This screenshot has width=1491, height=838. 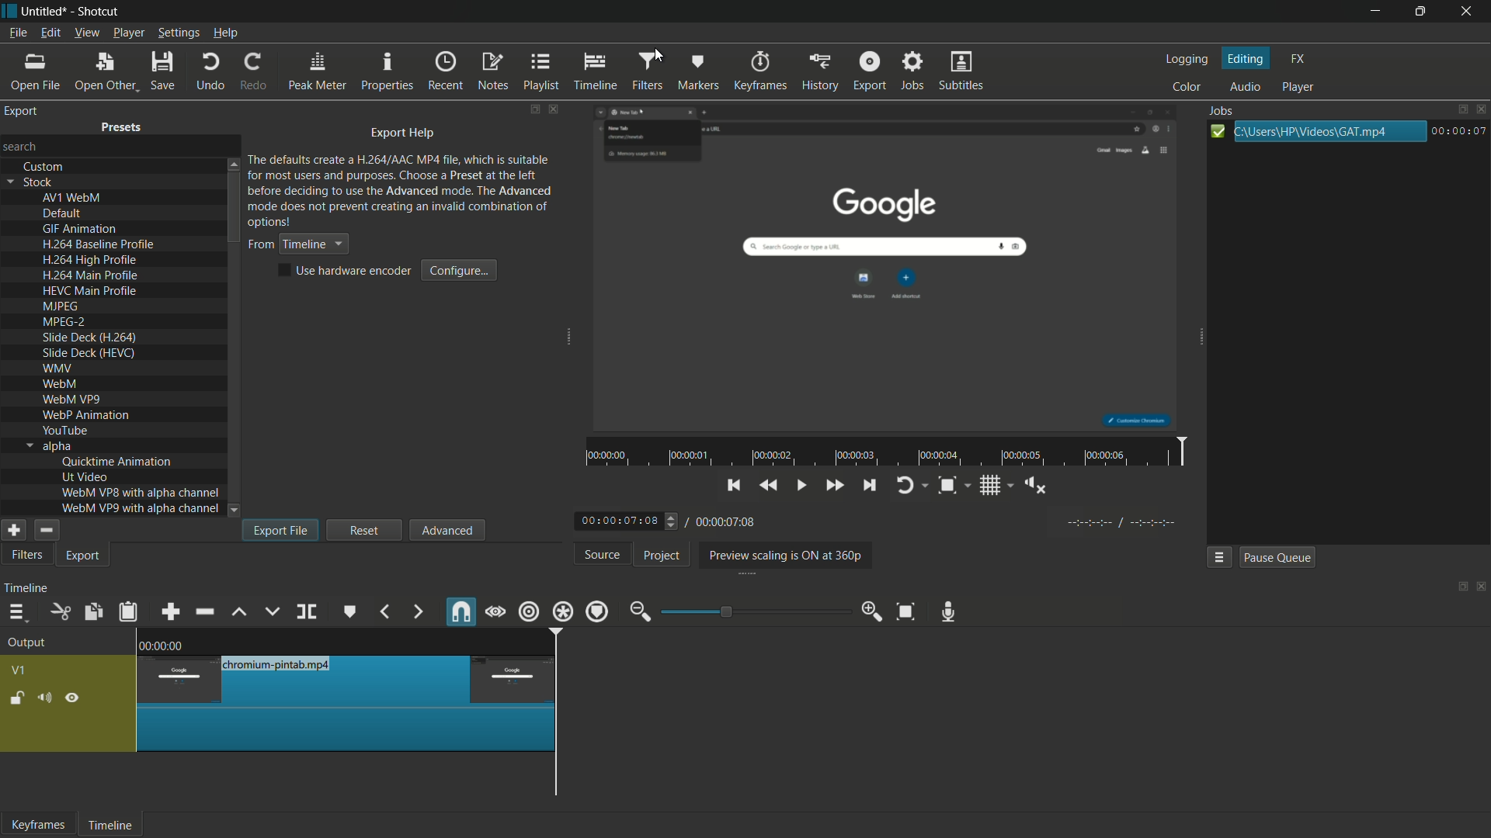 I want to click on zoom out, so click(x=640, y=613).